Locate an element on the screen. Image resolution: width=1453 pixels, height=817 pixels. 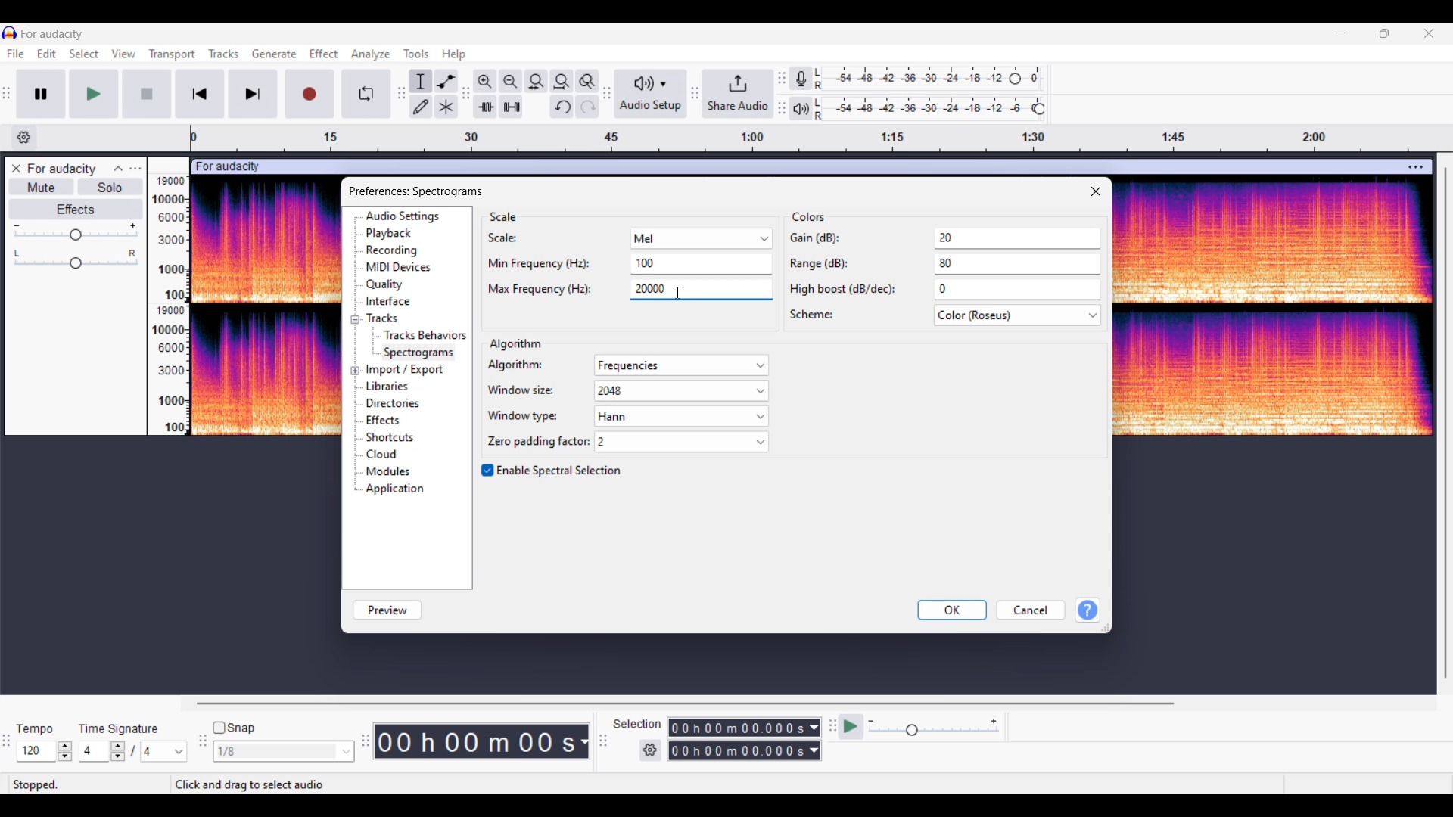
Show in smaller tab is located at coordinates (1384, 33).